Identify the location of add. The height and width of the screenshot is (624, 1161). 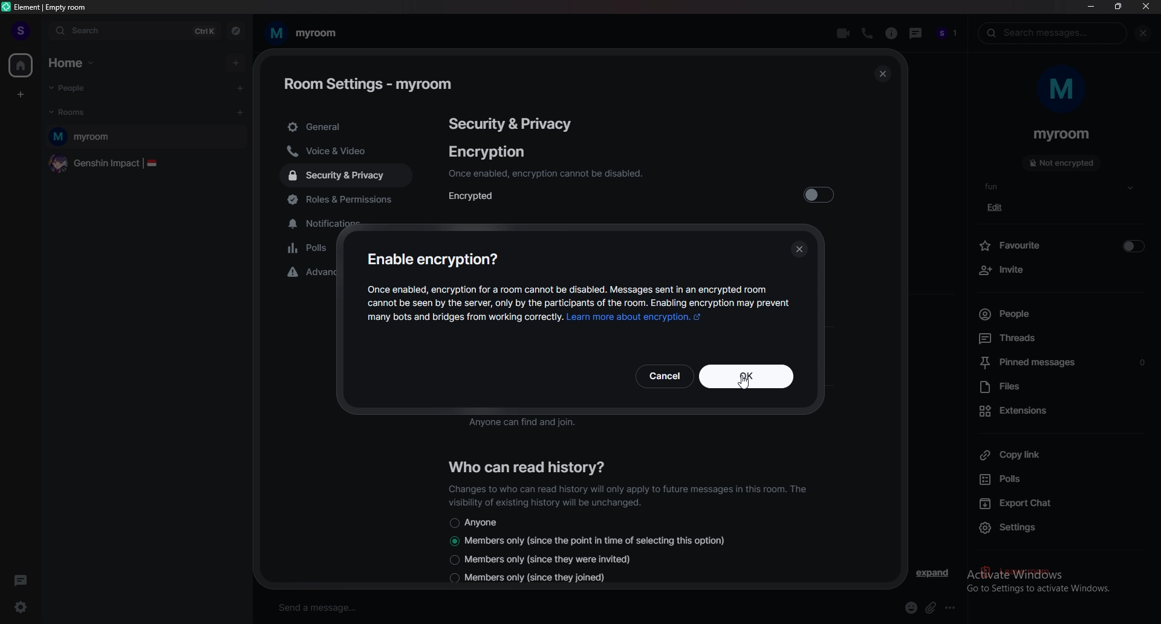
(236, 63).